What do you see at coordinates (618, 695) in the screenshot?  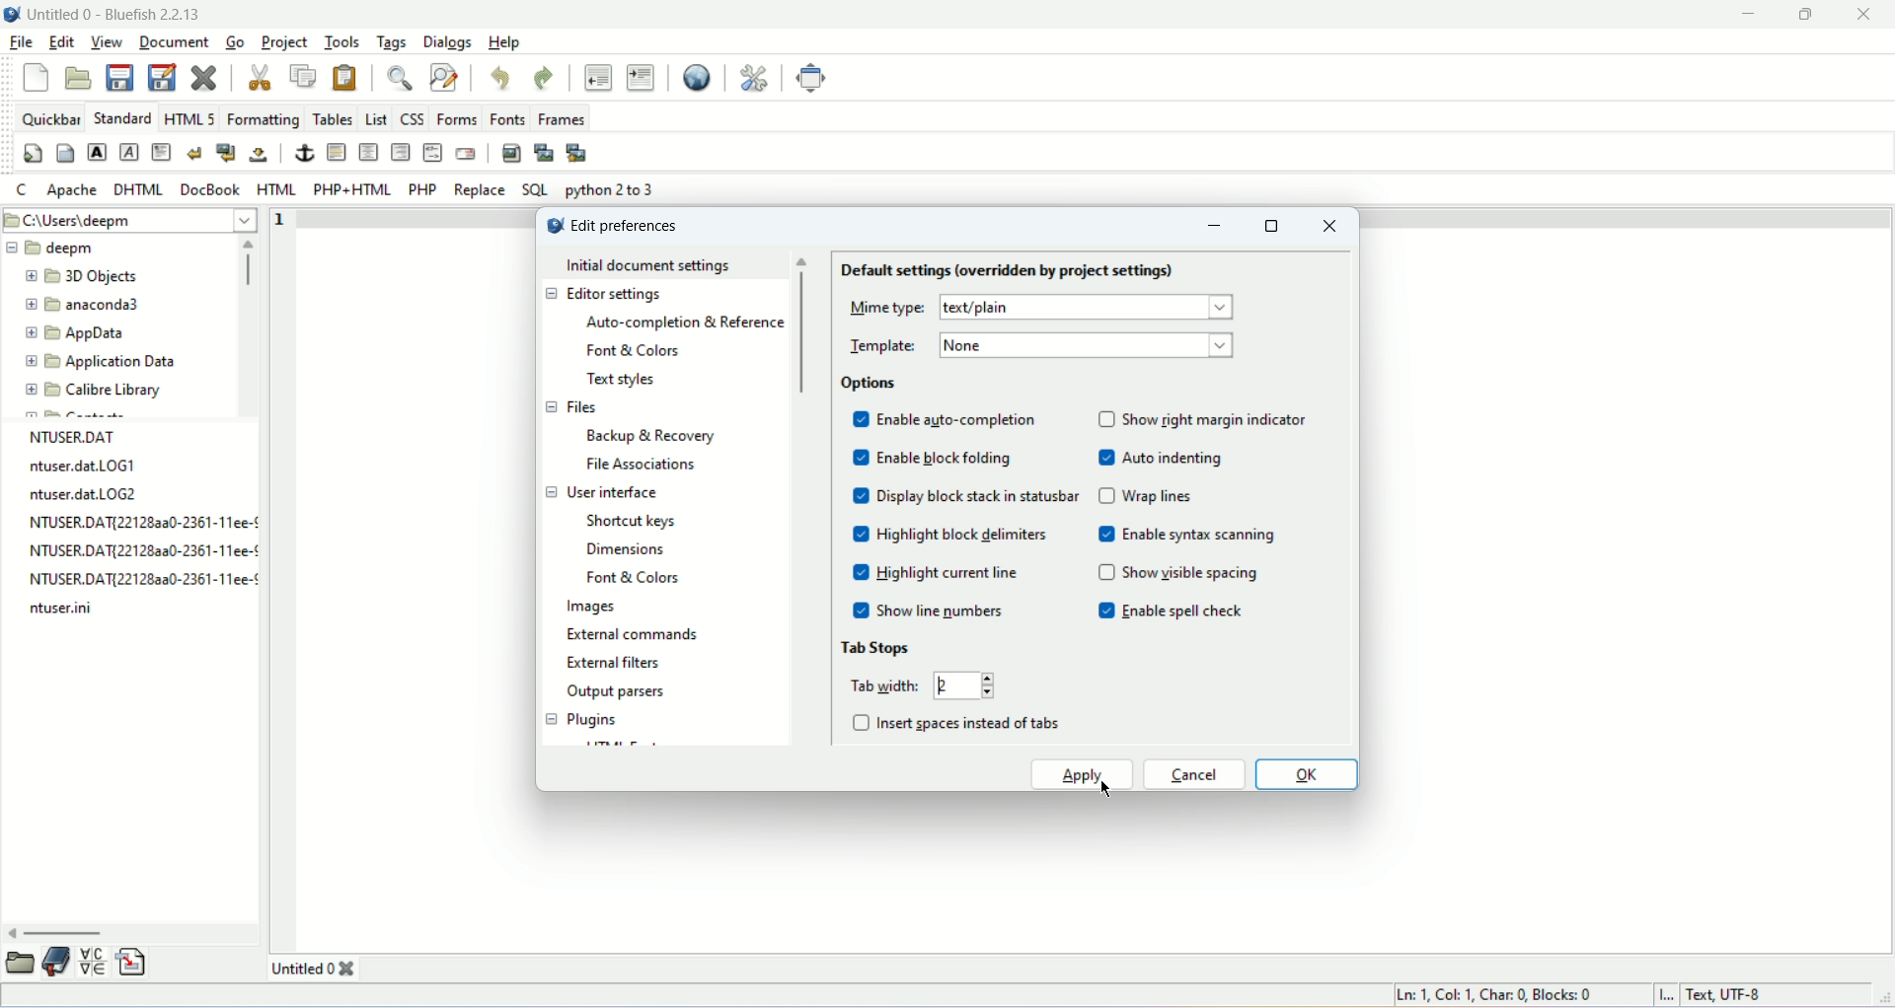 I see `output` at bounding box center [618, 695].